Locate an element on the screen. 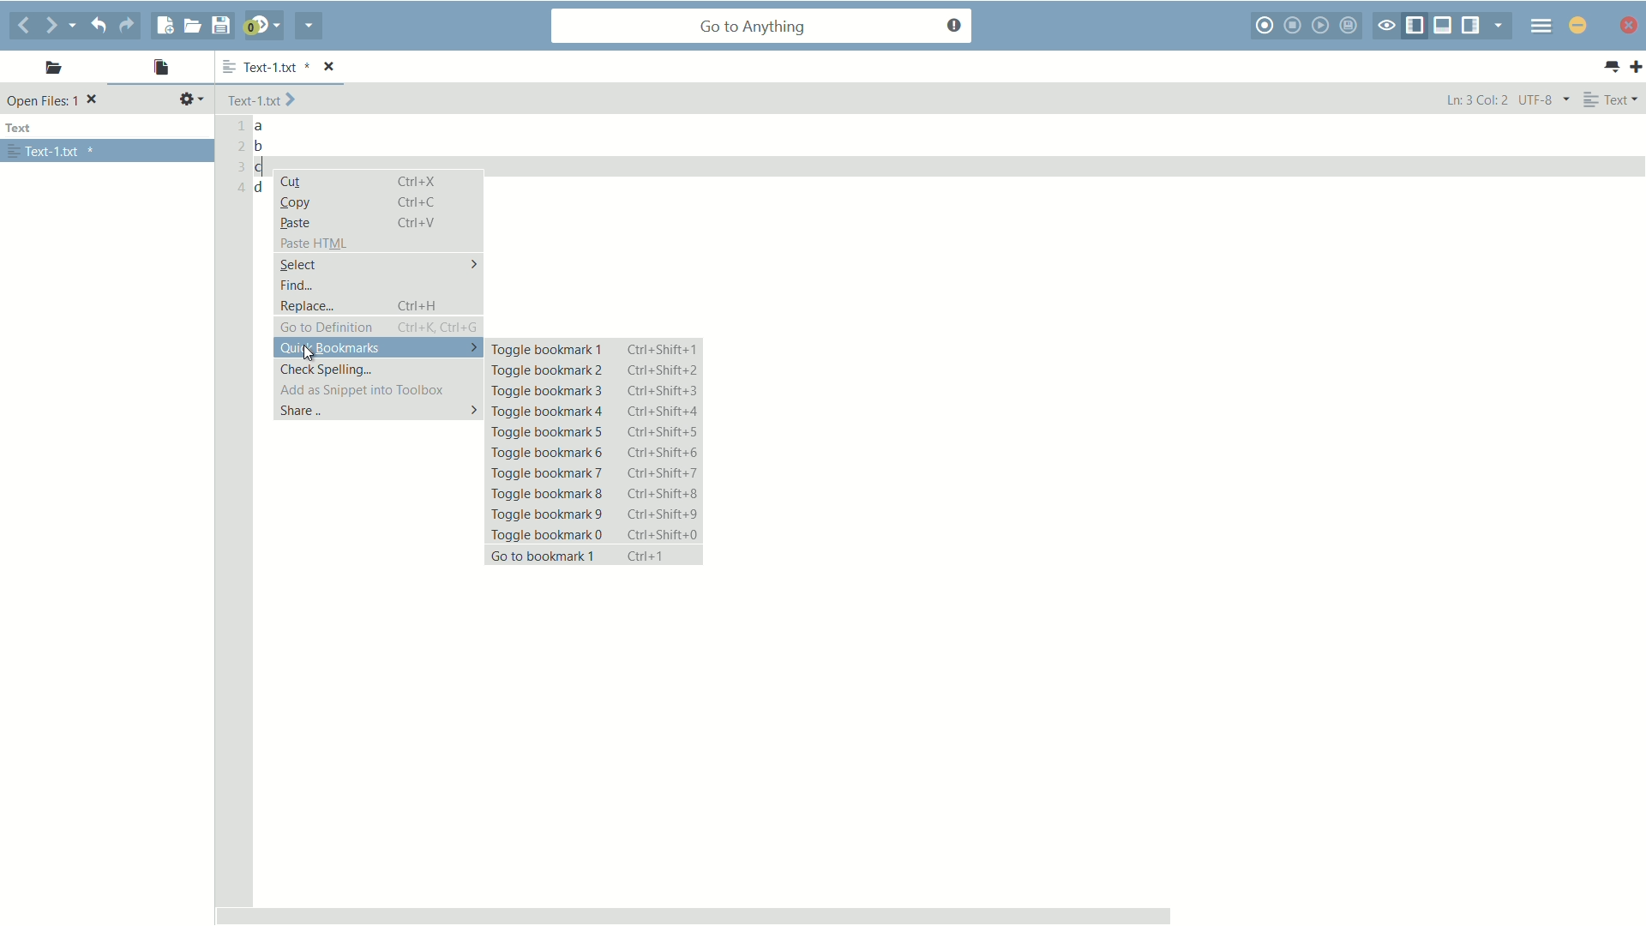 The image size is (1646, 926). show/hide left pane is located at coordinates (1417, 24).